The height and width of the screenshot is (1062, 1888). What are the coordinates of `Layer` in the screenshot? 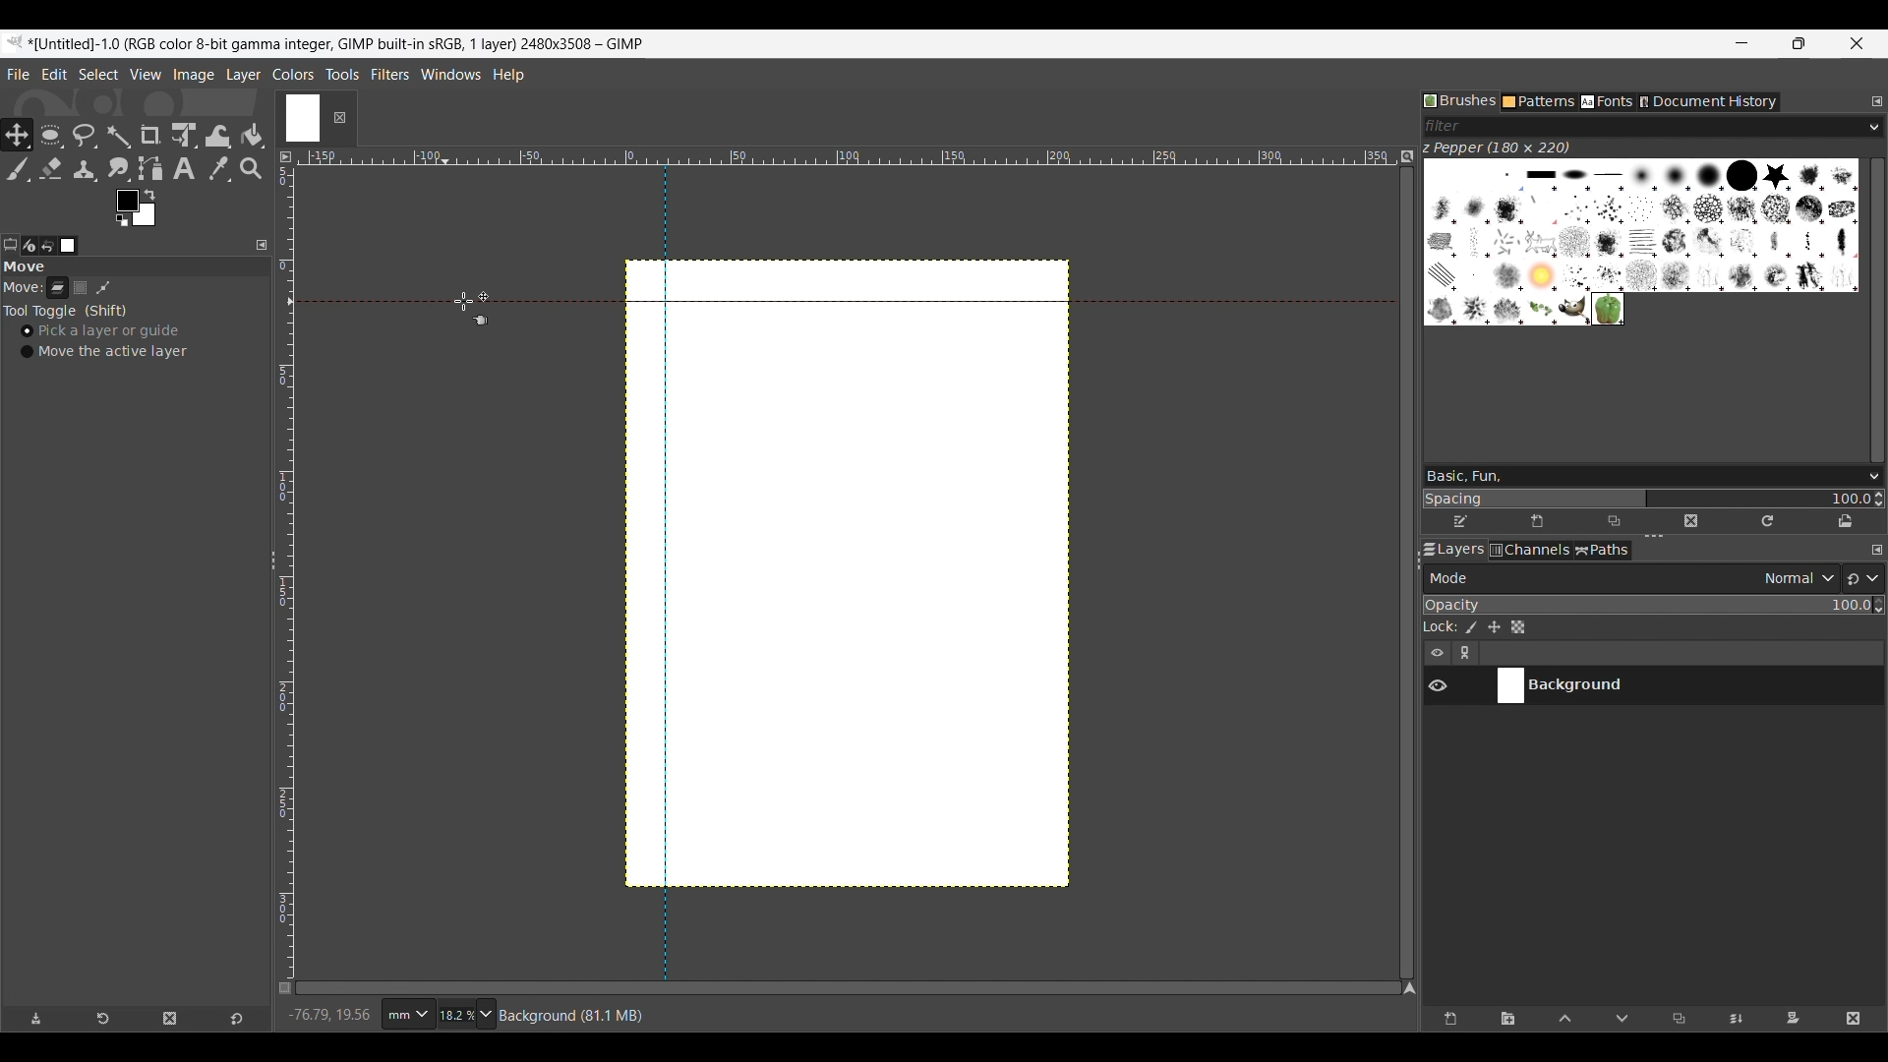 It's located at (58, 291).